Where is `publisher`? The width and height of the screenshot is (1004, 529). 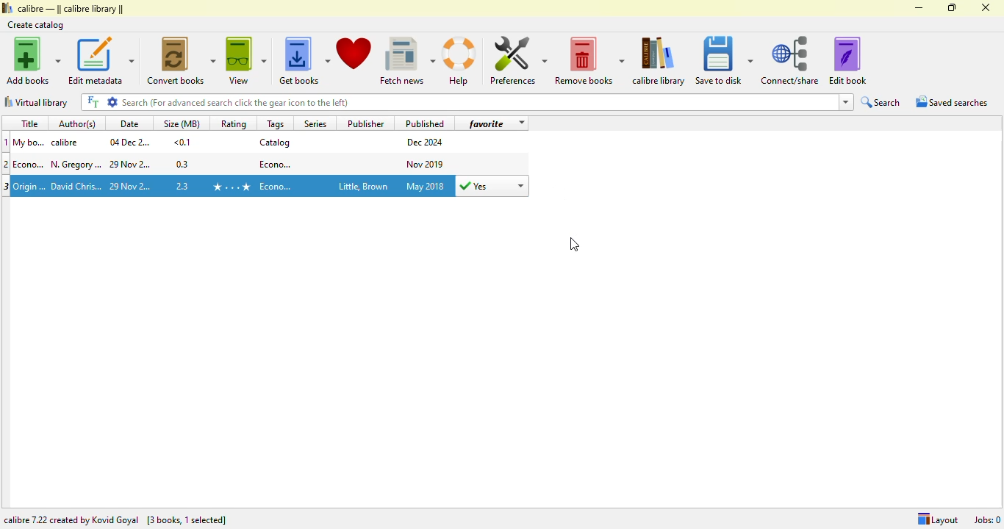 publisher is located at coordinates (367, 123).